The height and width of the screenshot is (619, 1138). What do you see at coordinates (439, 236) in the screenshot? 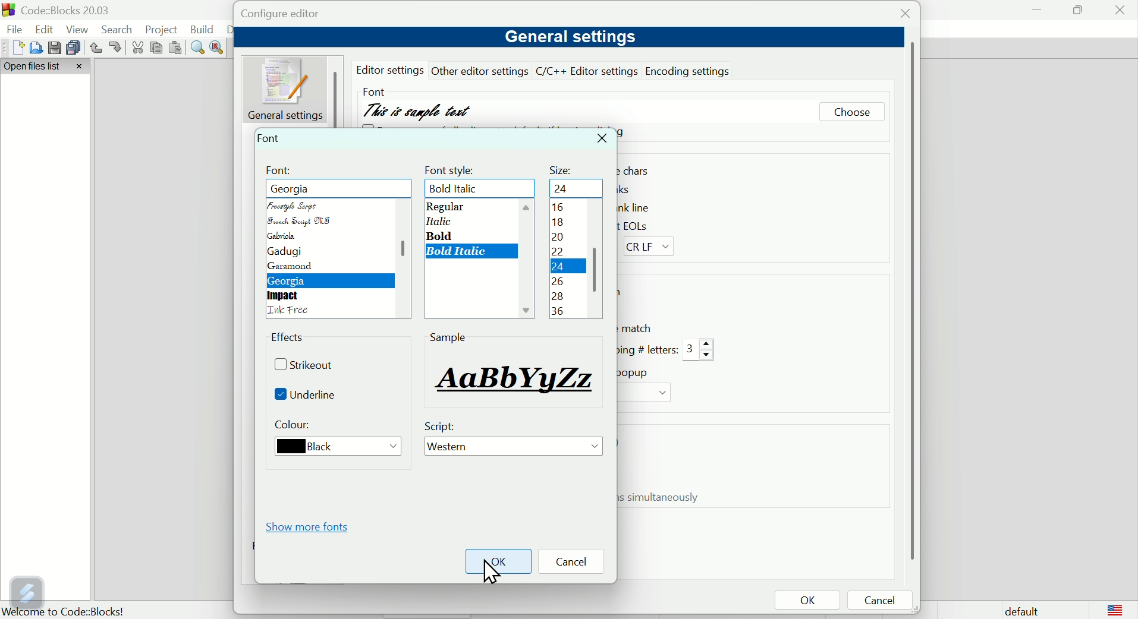
I see `Bold` at bounding box center [439, 236].